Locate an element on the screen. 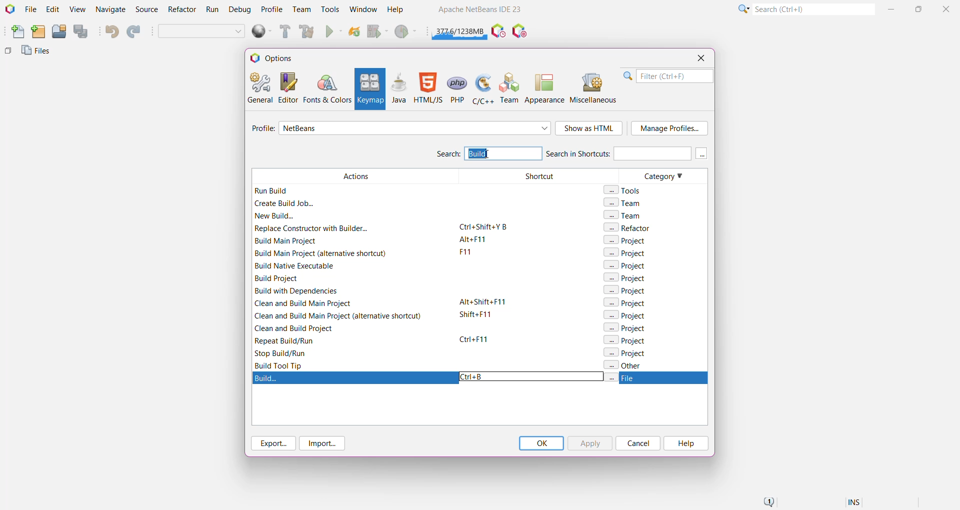 This screenshot has width=960, height=510. C/C++ is located at coordinates (482, 88).